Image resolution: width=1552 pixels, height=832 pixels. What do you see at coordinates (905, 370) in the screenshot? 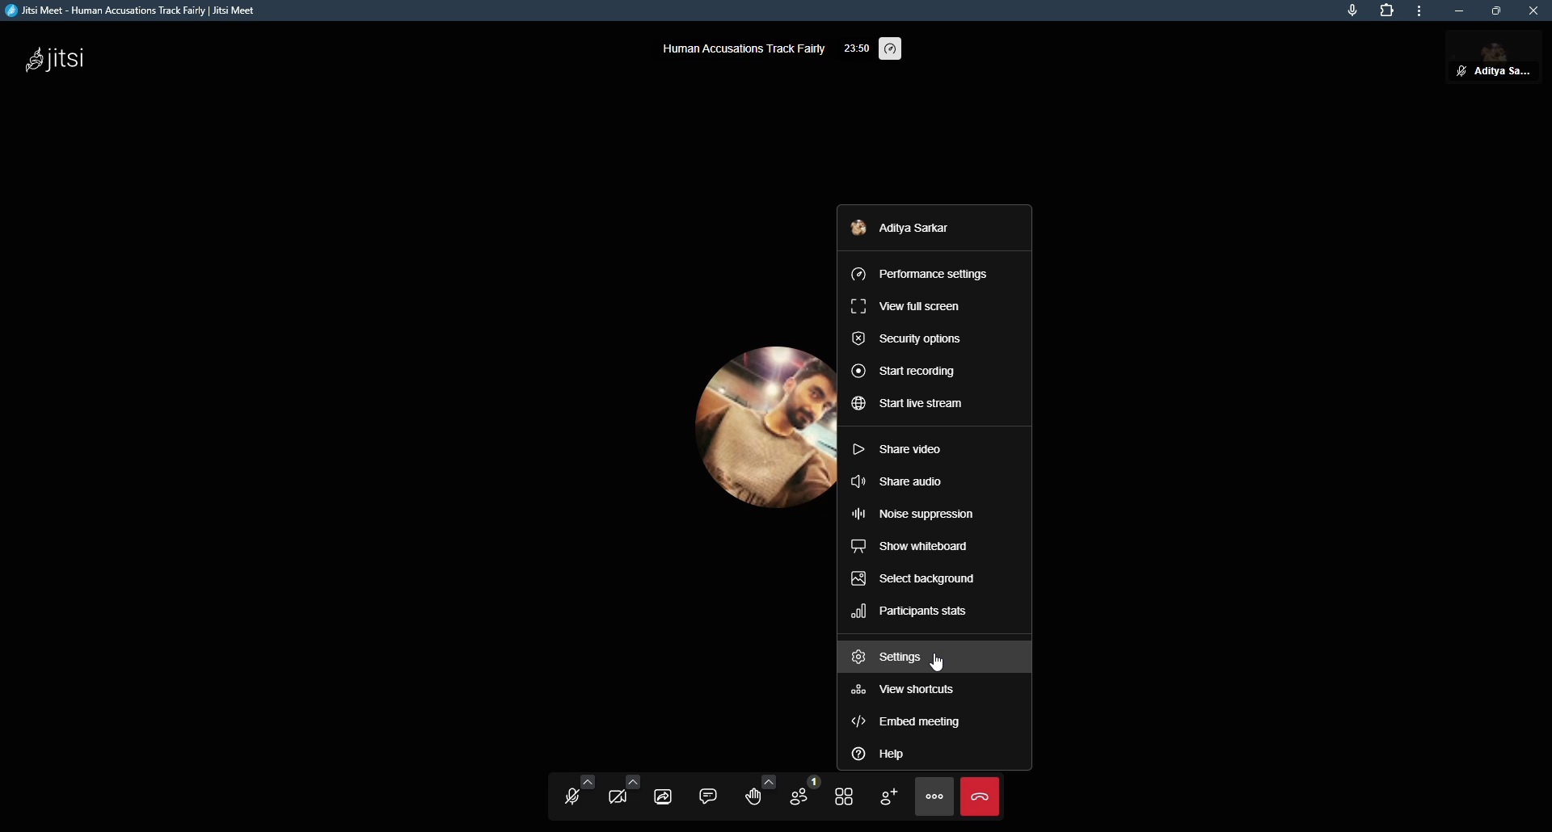
I see `start recording` at bounding box center [905, 370].